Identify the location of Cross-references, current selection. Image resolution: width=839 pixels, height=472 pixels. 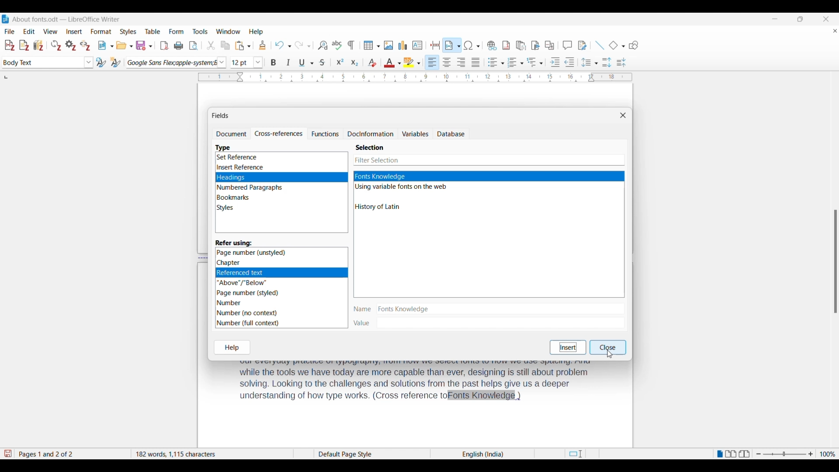
(278, 134).